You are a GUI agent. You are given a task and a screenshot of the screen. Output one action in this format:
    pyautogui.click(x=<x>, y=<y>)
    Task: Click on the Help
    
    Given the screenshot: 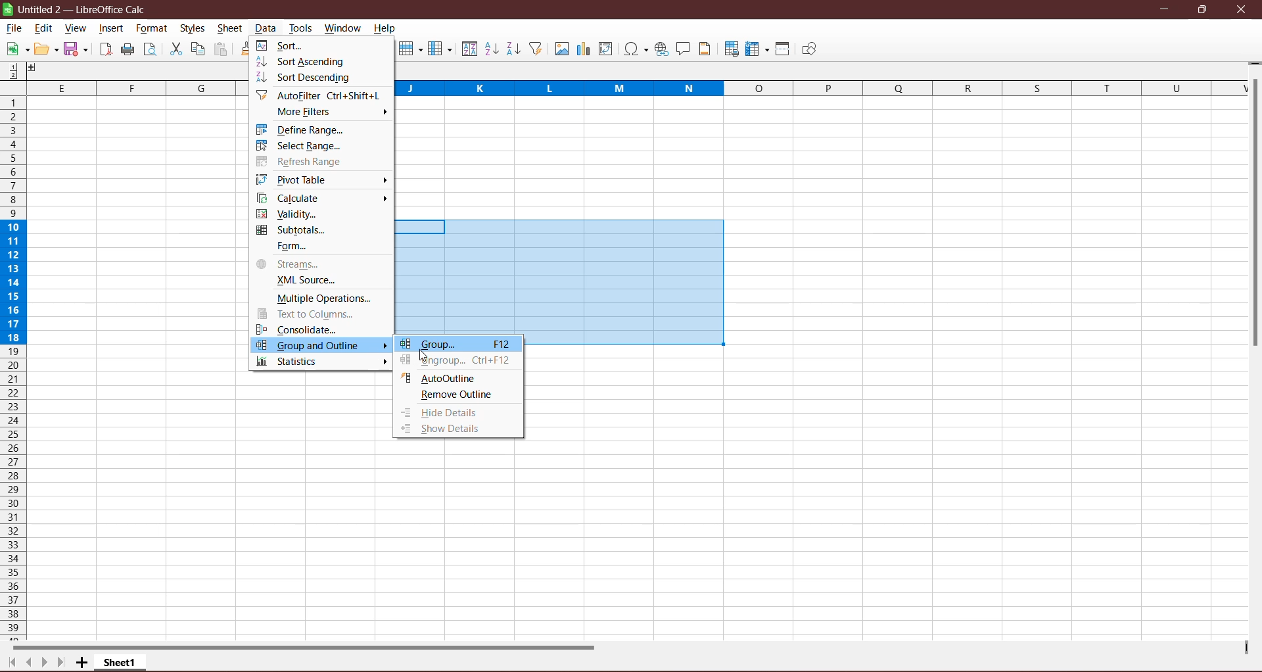 What is the action you would take?
    pyautogui.click(x=385, y=30)
    